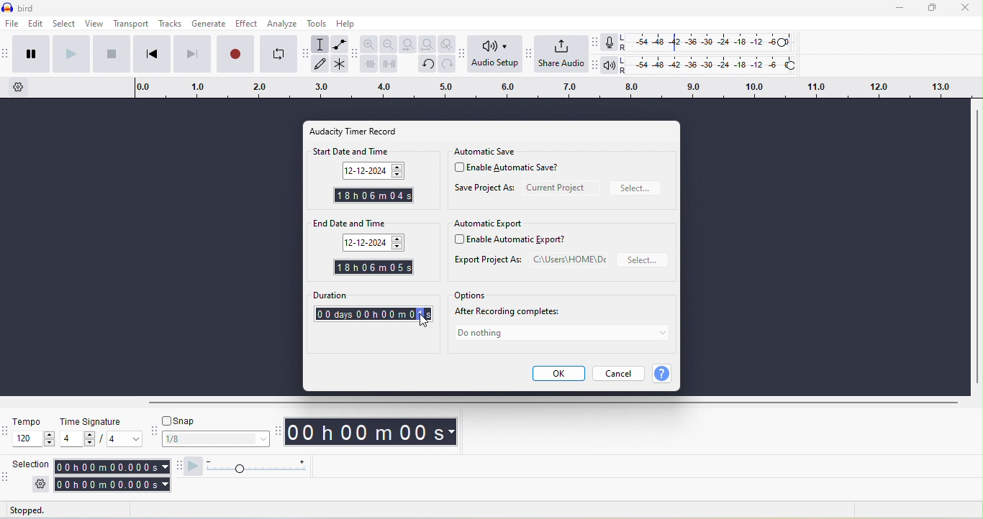 This screenshot has width=983, height=519. I want to click on stopped, so click(36, 510).